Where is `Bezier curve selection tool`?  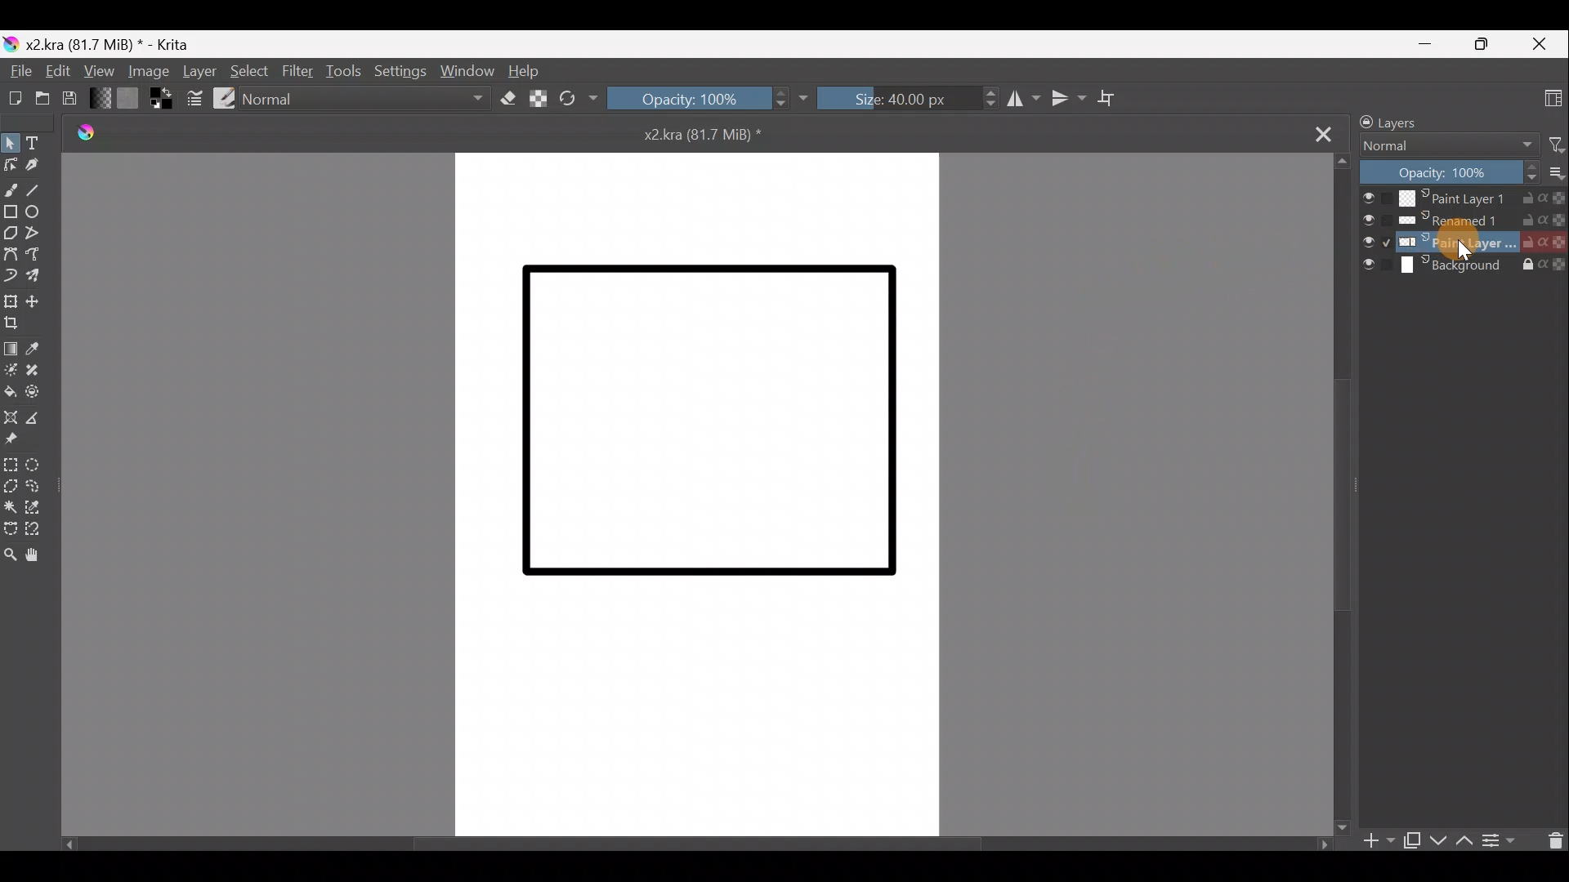 Bezier curve selection tool is located at coordinates (10, 526).